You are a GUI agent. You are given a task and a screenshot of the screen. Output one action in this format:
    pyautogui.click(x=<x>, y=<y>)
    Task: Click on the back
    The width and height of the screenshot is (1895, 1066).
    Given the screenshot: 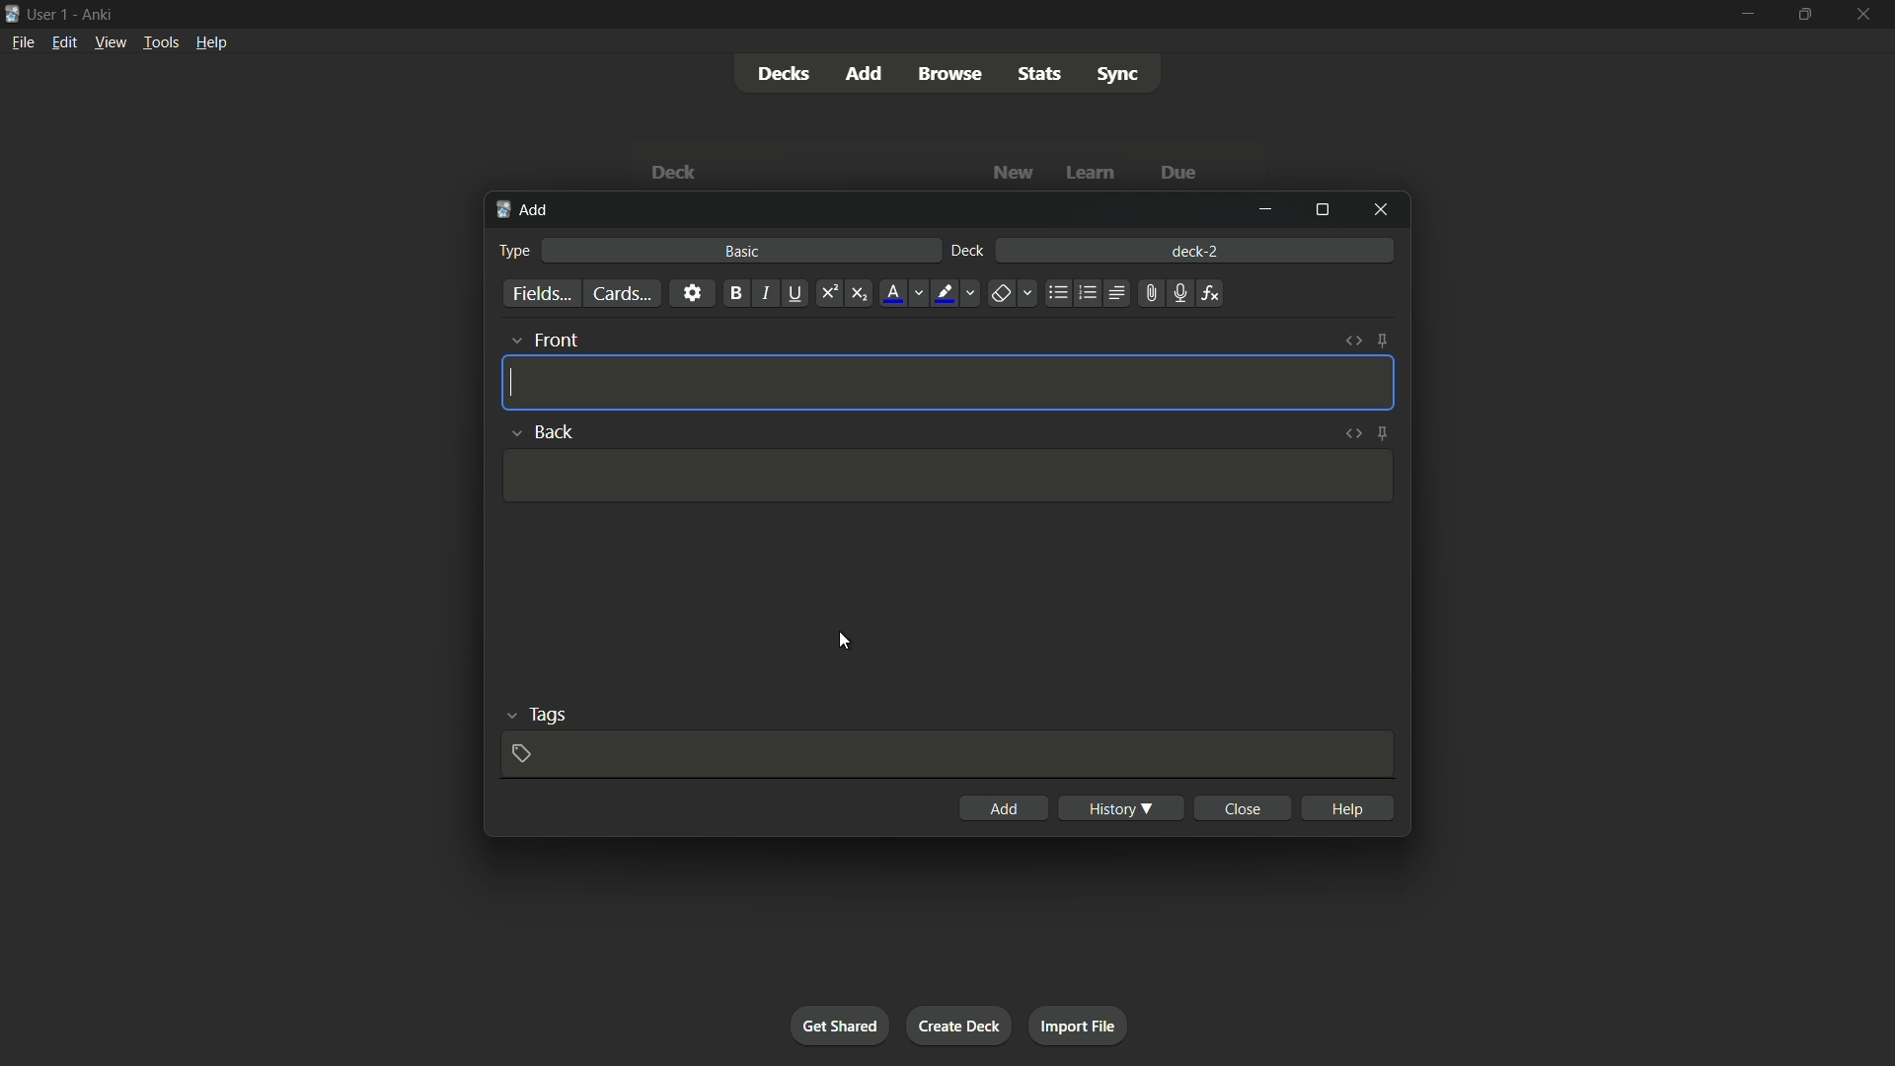 What is the action you would take?
    pyautogui.click(x=543, y=431)
    